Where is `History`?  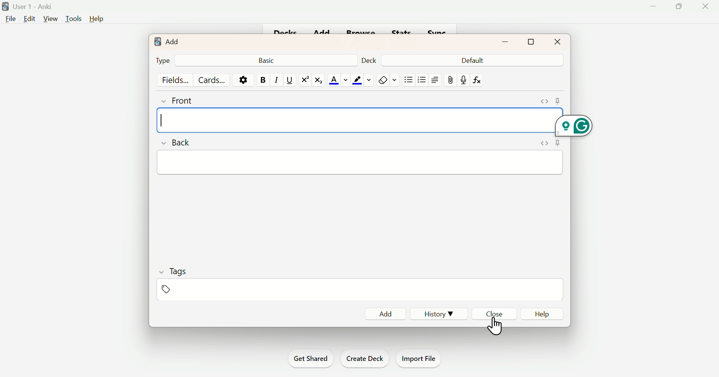 History is located at coordinates (440, 314).